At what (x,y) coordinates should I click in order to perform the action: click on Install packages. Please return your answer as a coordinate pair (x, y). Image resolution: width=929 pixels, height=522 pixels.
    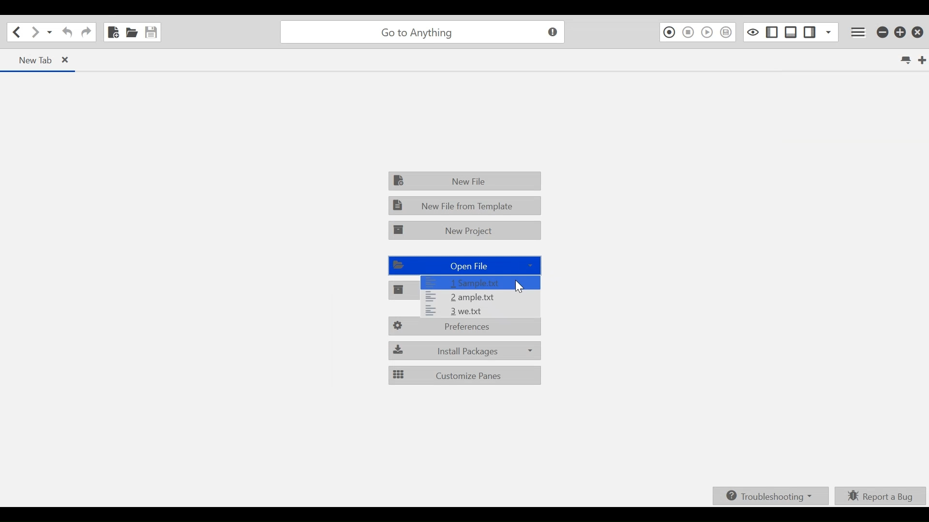
    Looking at the image, I should click on (464, 350).